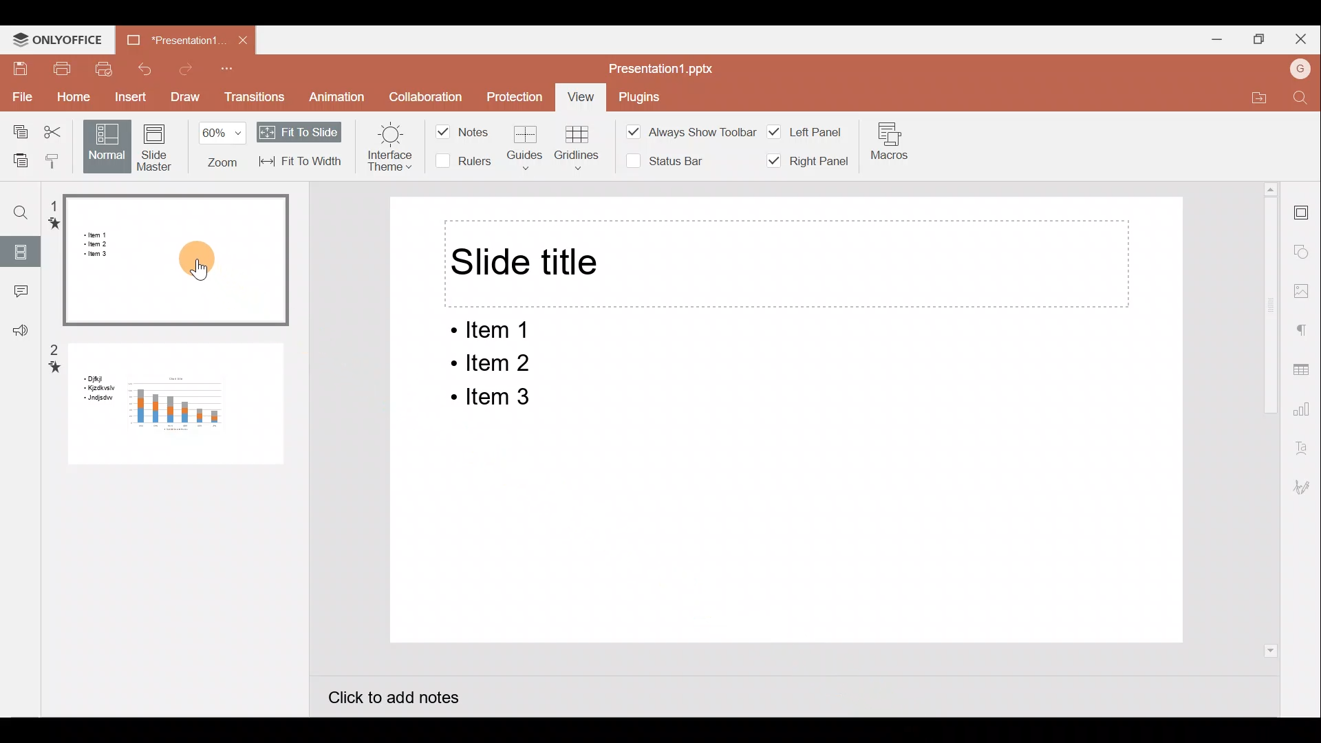 Image resolution: width=1321 pixels, height=743 pixels. Describe the element at coordinates (244, 41) in the screenshot. I see `Close document` at that location.